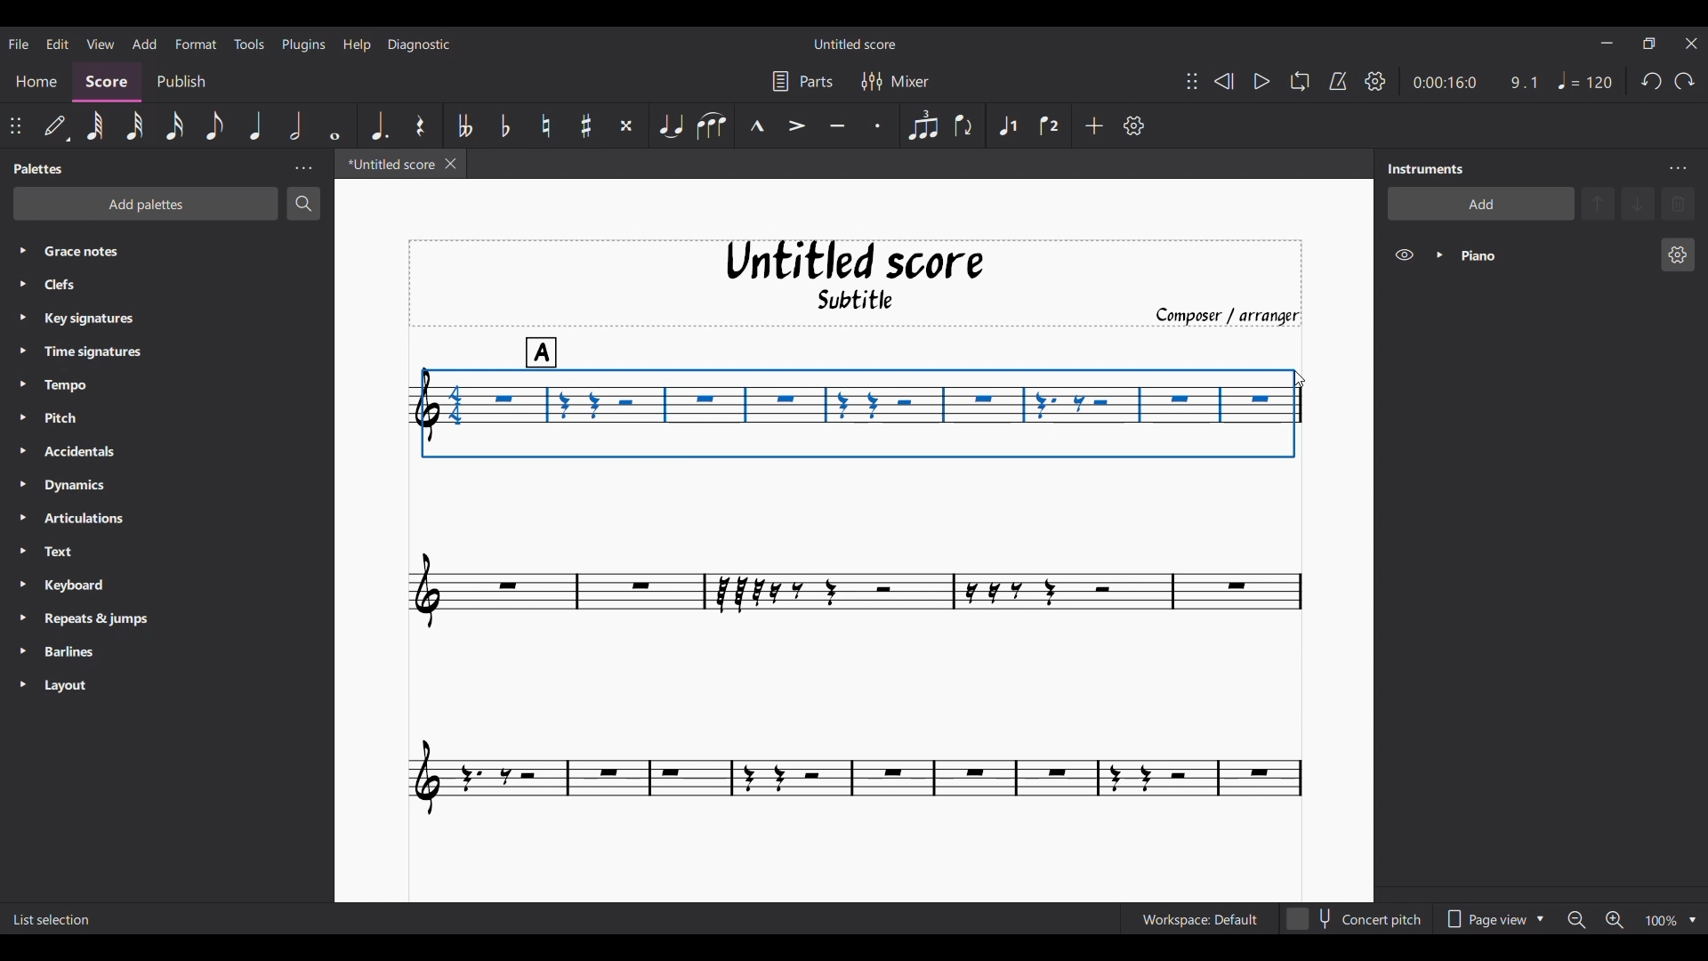 The image size is (1708, 961). Describe the element at coordinates (1679, 204) in the screenshot. I see `Delete` at that location.